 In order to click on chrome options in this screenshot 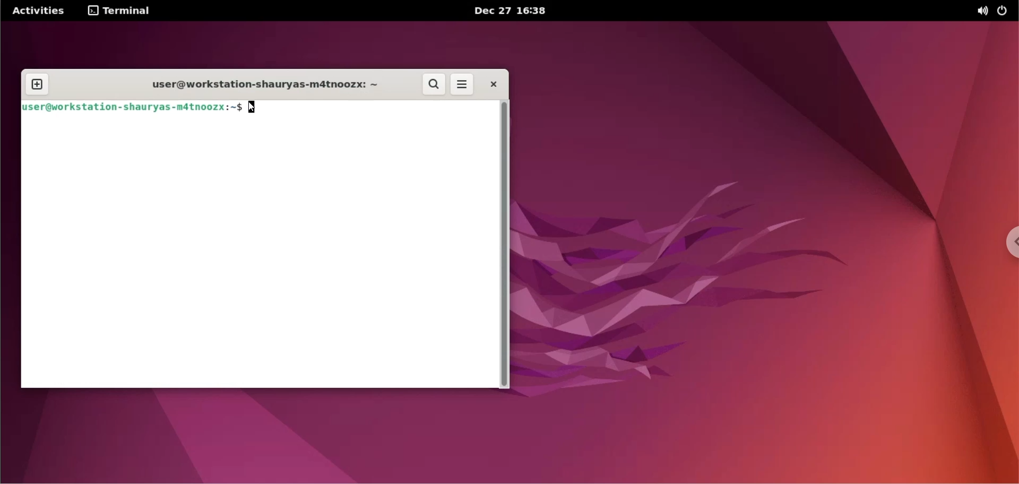, I will do `click(1013, 243)`.